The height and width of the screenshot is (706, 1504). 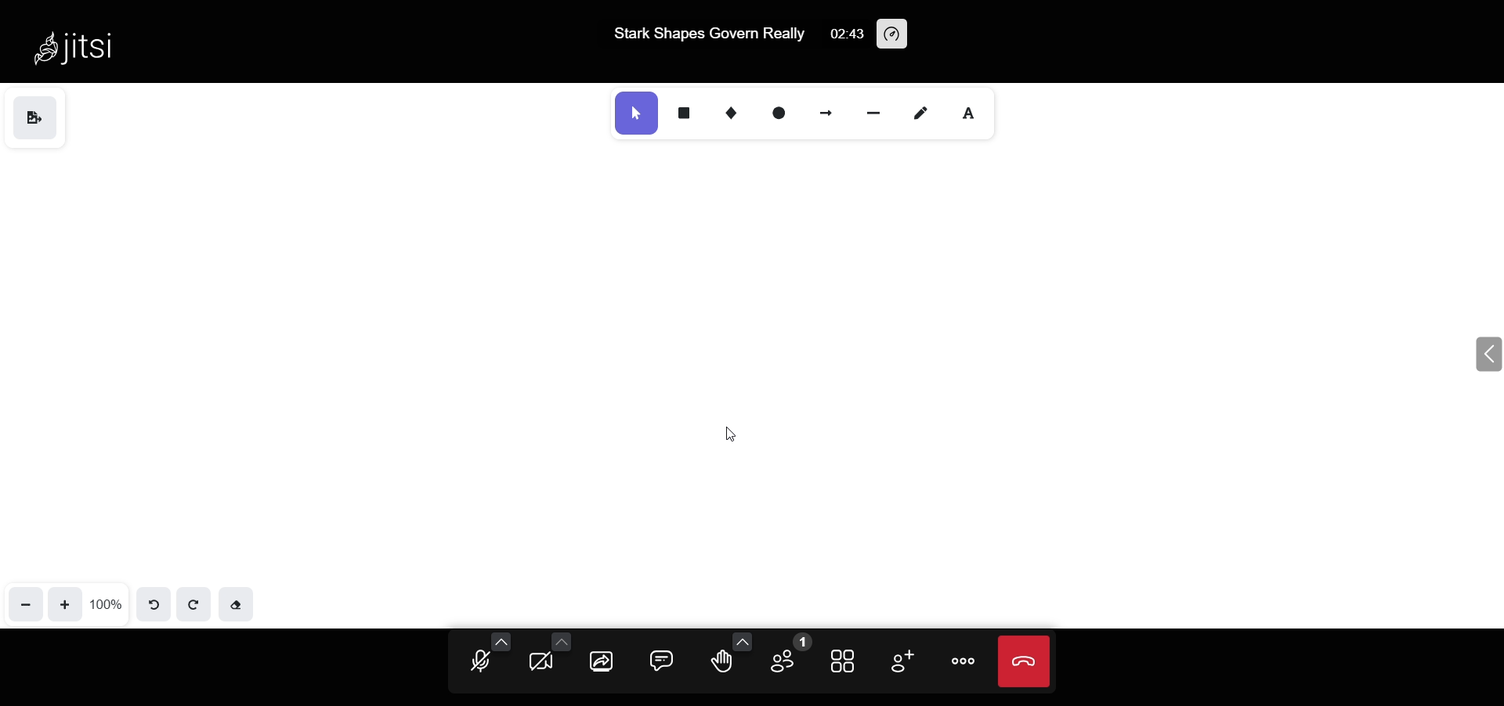 I want to click on redo, so click(x=193, y=603).